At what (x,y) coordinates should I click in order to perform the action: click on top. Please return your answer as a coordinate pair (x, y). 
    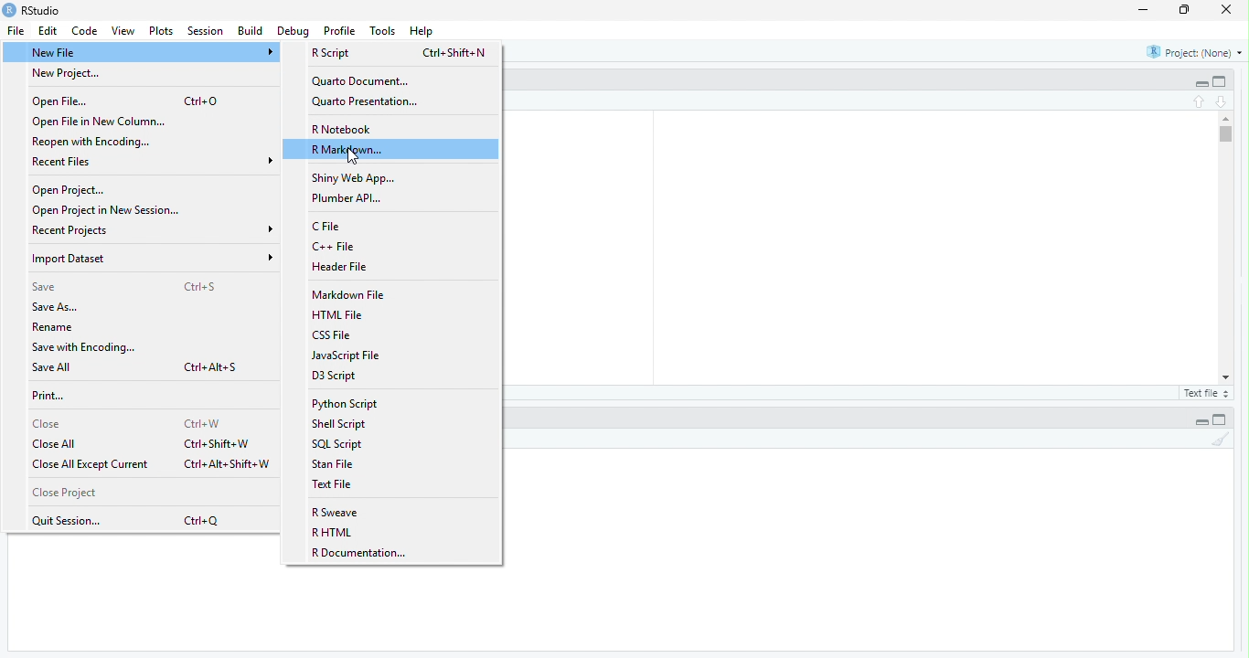
    Looking at the image, I should click on (1201, 101).